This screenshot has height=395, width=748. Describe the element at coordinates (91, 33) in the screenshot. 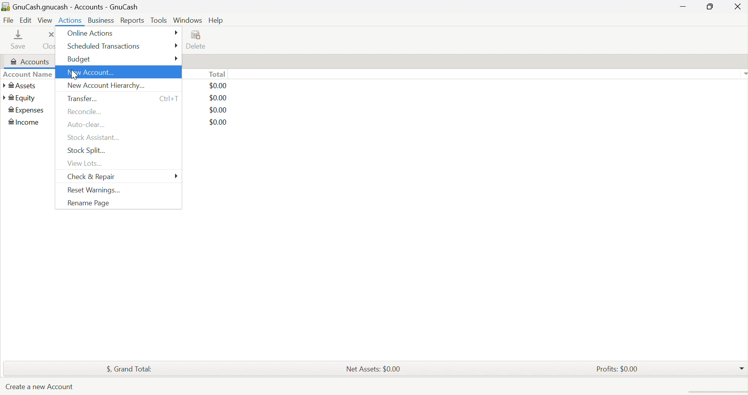

I see `Online Actions` at that location.